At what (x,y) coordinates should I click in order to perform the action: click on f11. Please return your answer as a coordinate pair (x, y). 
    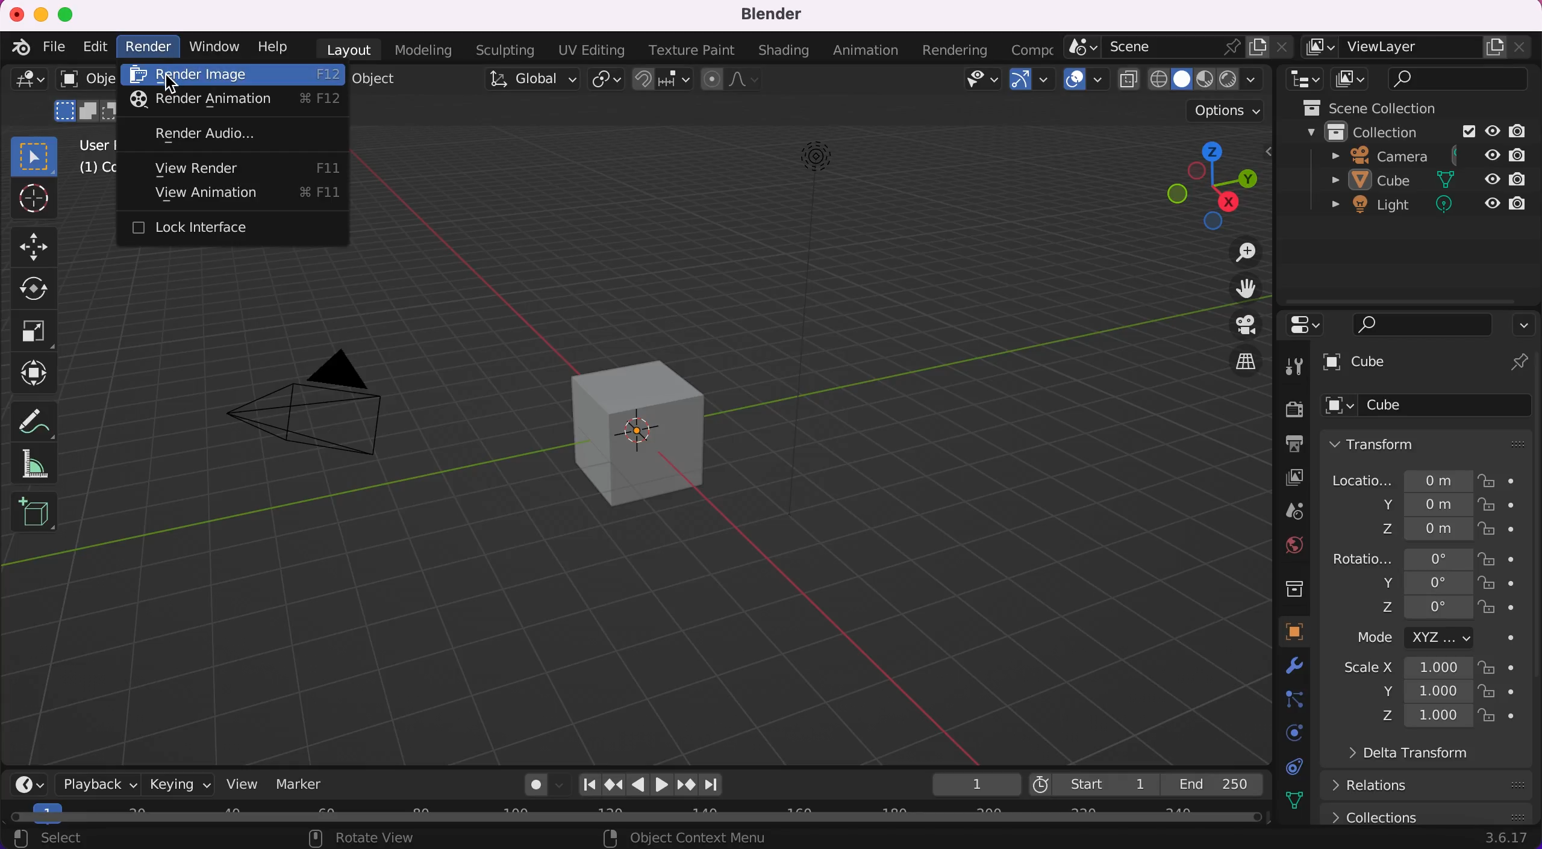
    Looking at the image, I should click on (324, 190).